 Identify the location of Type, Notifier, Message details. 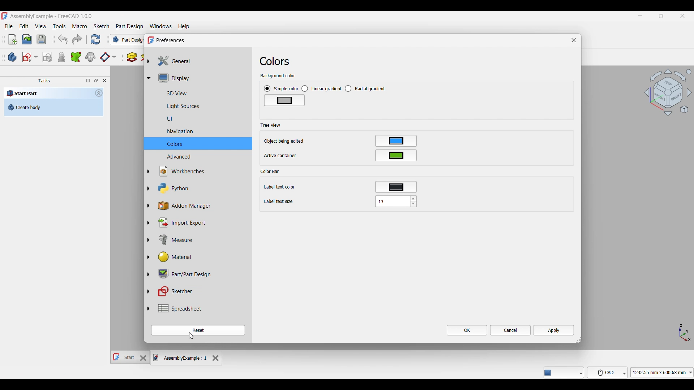
(564, 372).